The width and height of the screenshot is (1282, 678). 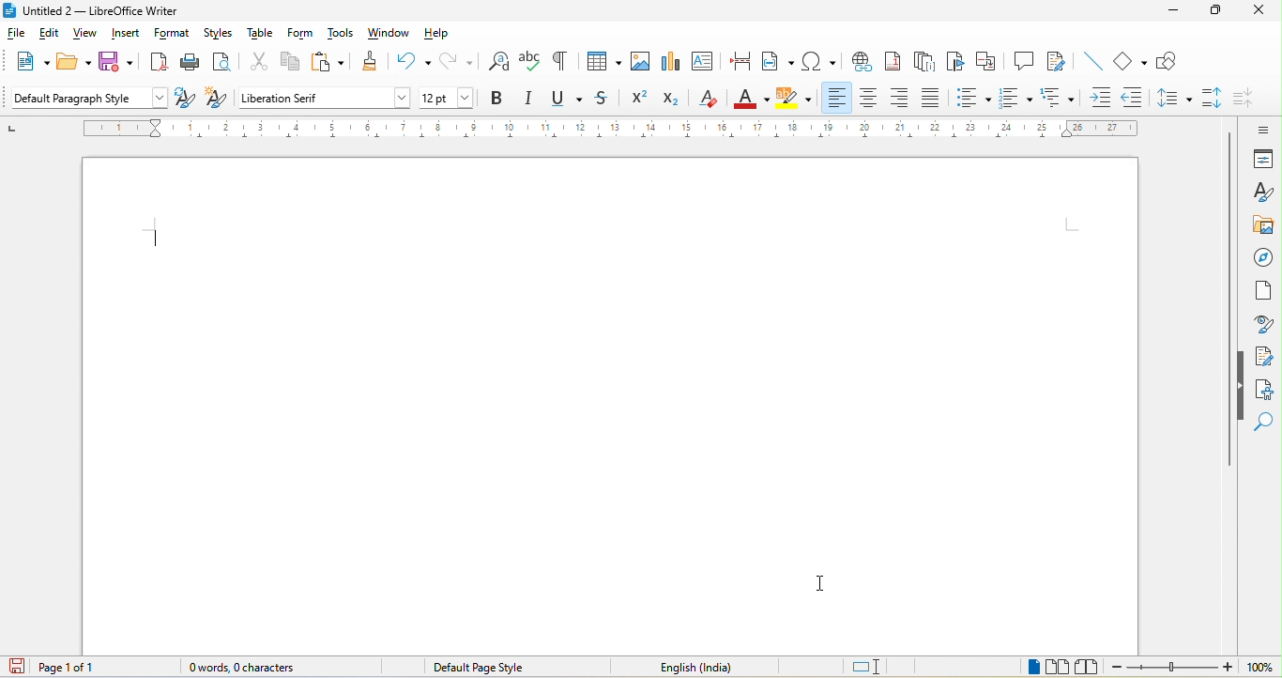 What do you see at coordinates (118, 63) in the screenshot?
I see `save` at bounding box center [118, 63].